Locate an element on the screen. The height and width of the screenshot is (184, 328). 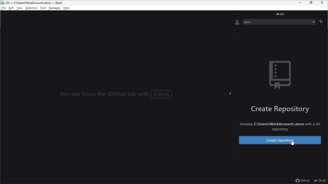
git(0) is located at coordinates (320, 181).